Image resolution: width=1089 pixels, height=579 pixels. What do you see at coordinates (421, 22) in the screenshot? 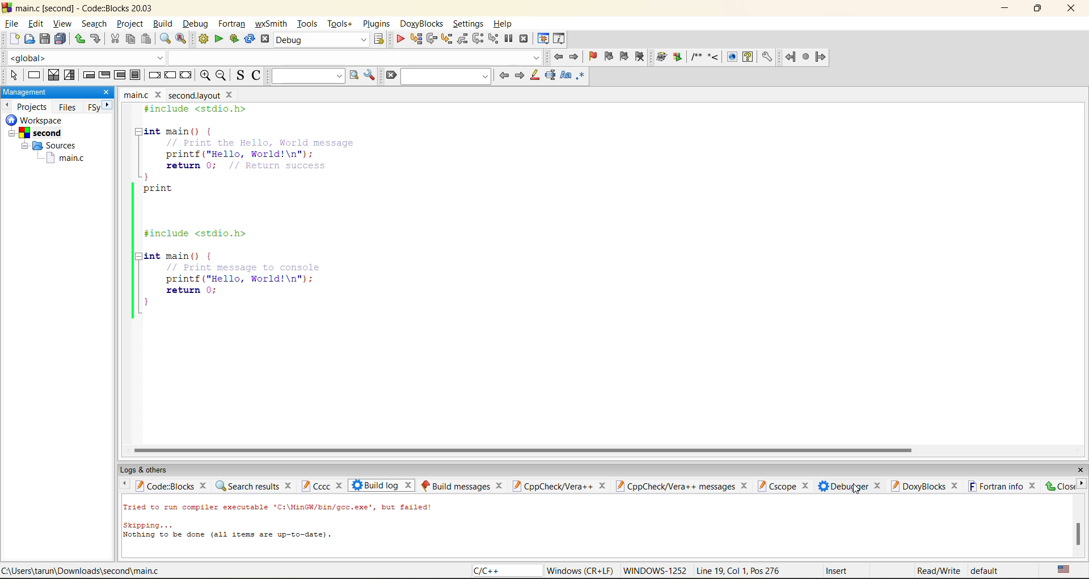
I see `doxyblocks` at bounding box center [421, 22].